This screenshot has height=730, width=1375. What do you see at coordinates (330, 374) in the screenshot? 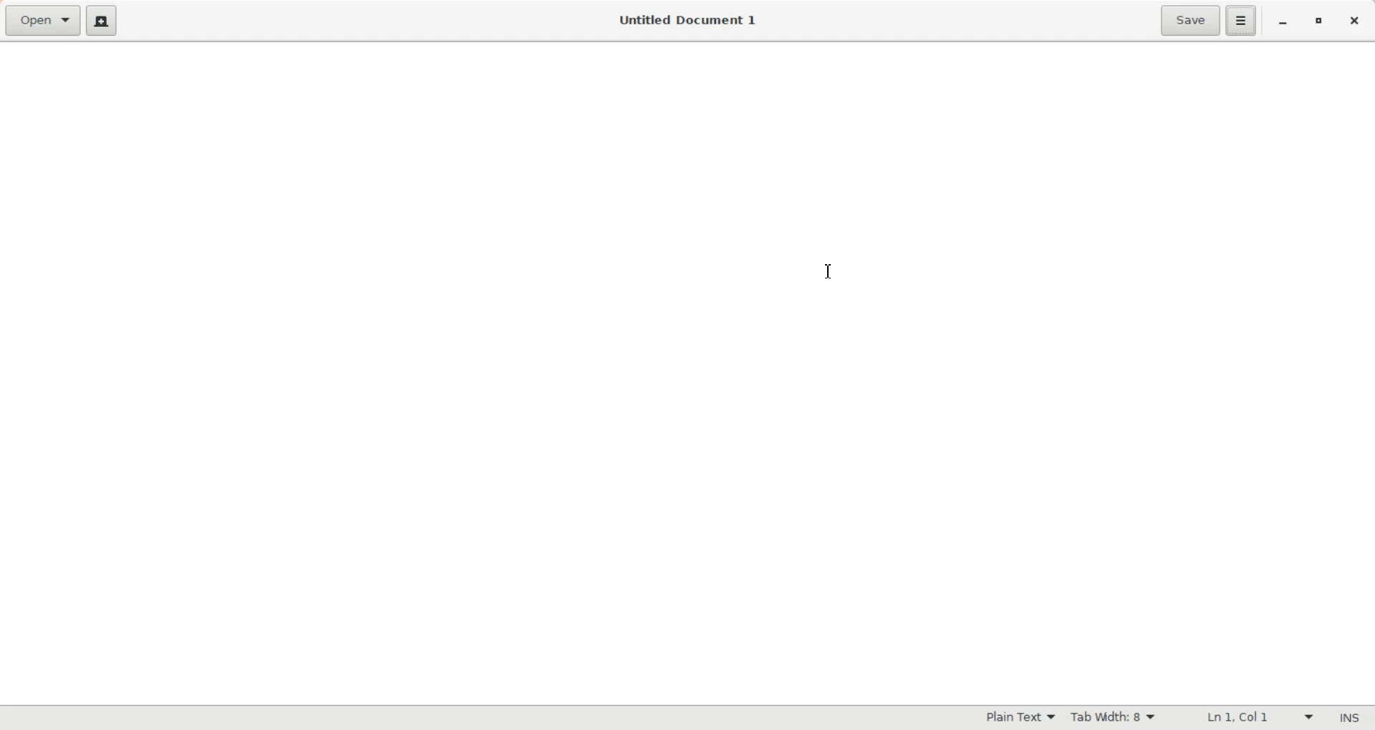
I see `Entry Pane` at bounding box center [330, 374].